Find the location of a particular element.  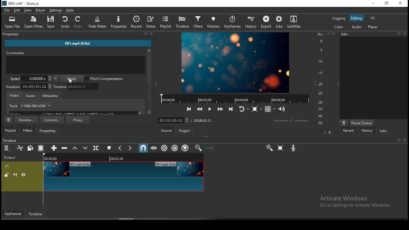

next marker is located at coordinates (130, 148).